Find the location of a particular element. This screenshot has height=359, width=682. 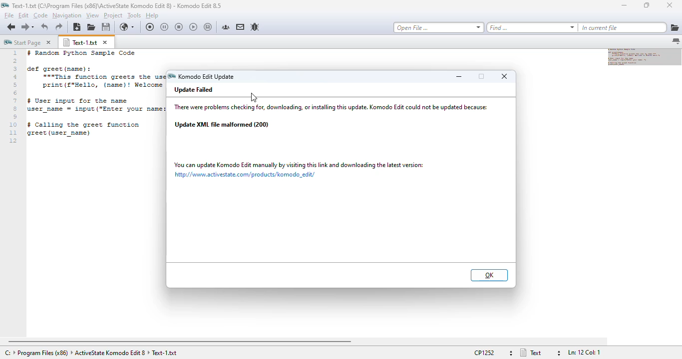

preview buffer in browser is located at coordinates (128, 27).